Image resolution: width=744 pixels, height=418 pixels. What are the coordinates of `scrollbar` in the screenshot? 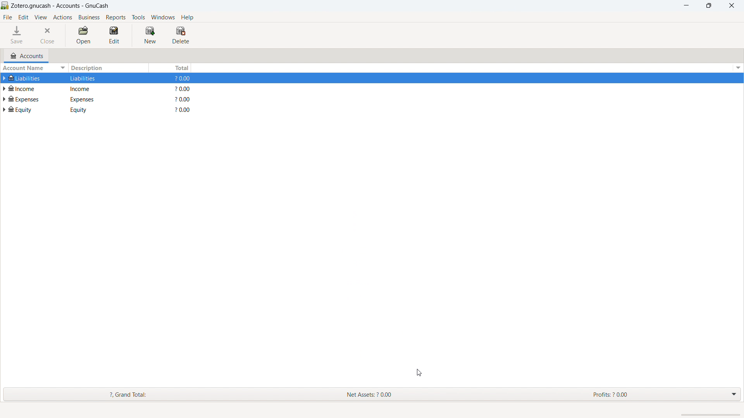 It's located at (709, 415).